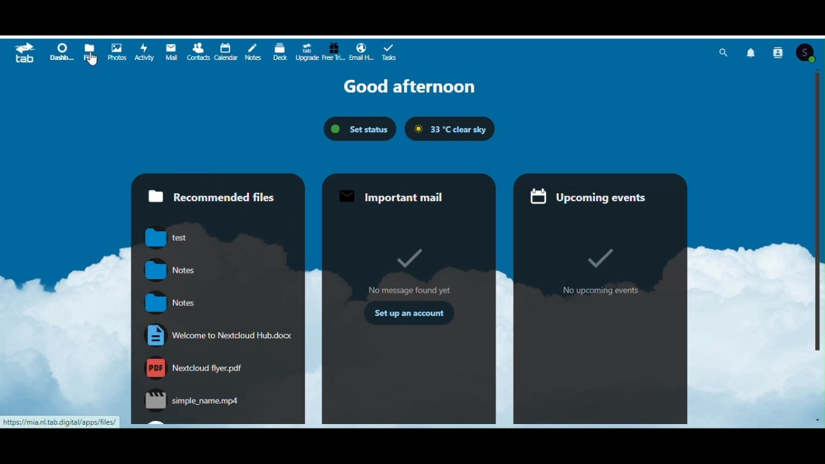 The height and width of the screenshot is (464, 825). Describe the element at coordinates (389, 50) in the screenshot. I see `Task ` at that location.